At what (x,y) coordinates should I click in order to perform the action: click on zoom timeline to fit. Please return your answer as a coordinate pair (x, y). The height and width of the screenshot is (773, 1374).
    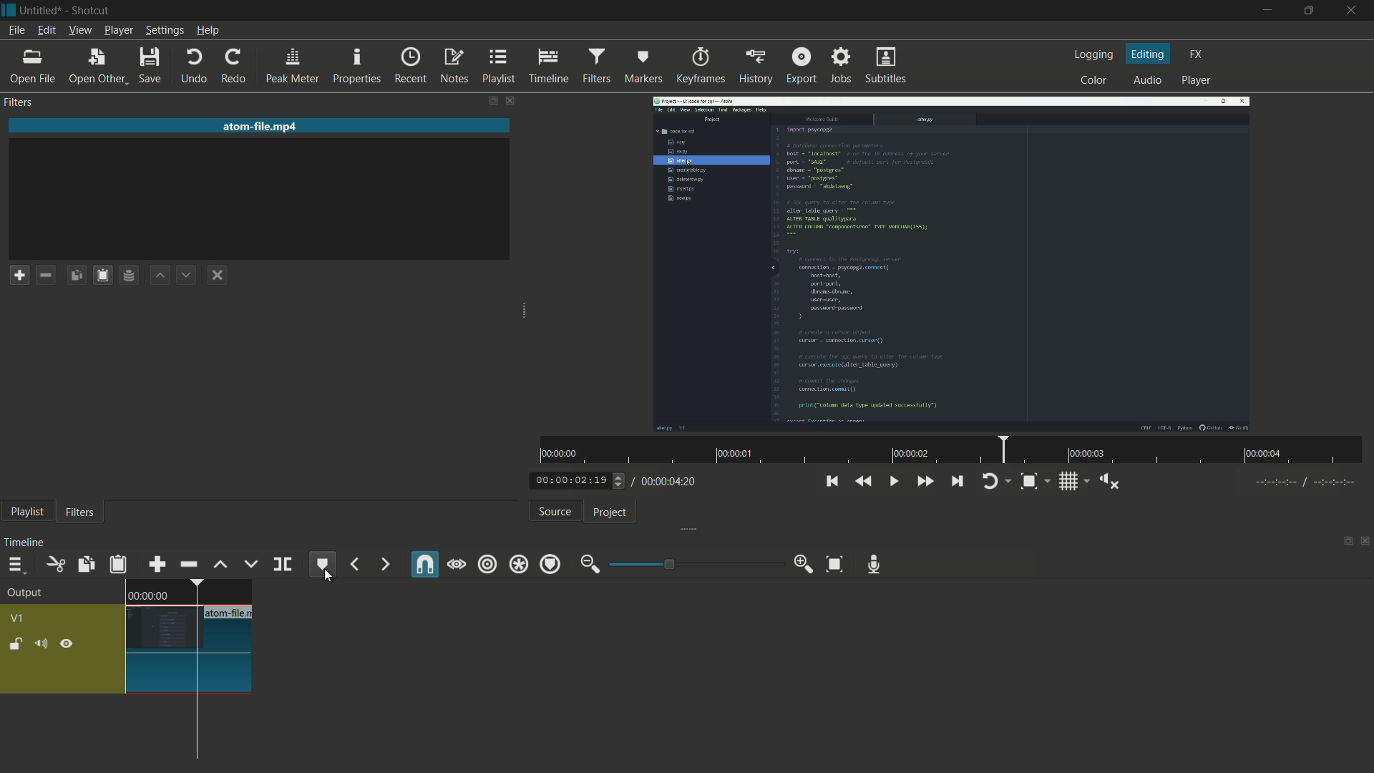
    Looking at the image, I should click on (834, 565).